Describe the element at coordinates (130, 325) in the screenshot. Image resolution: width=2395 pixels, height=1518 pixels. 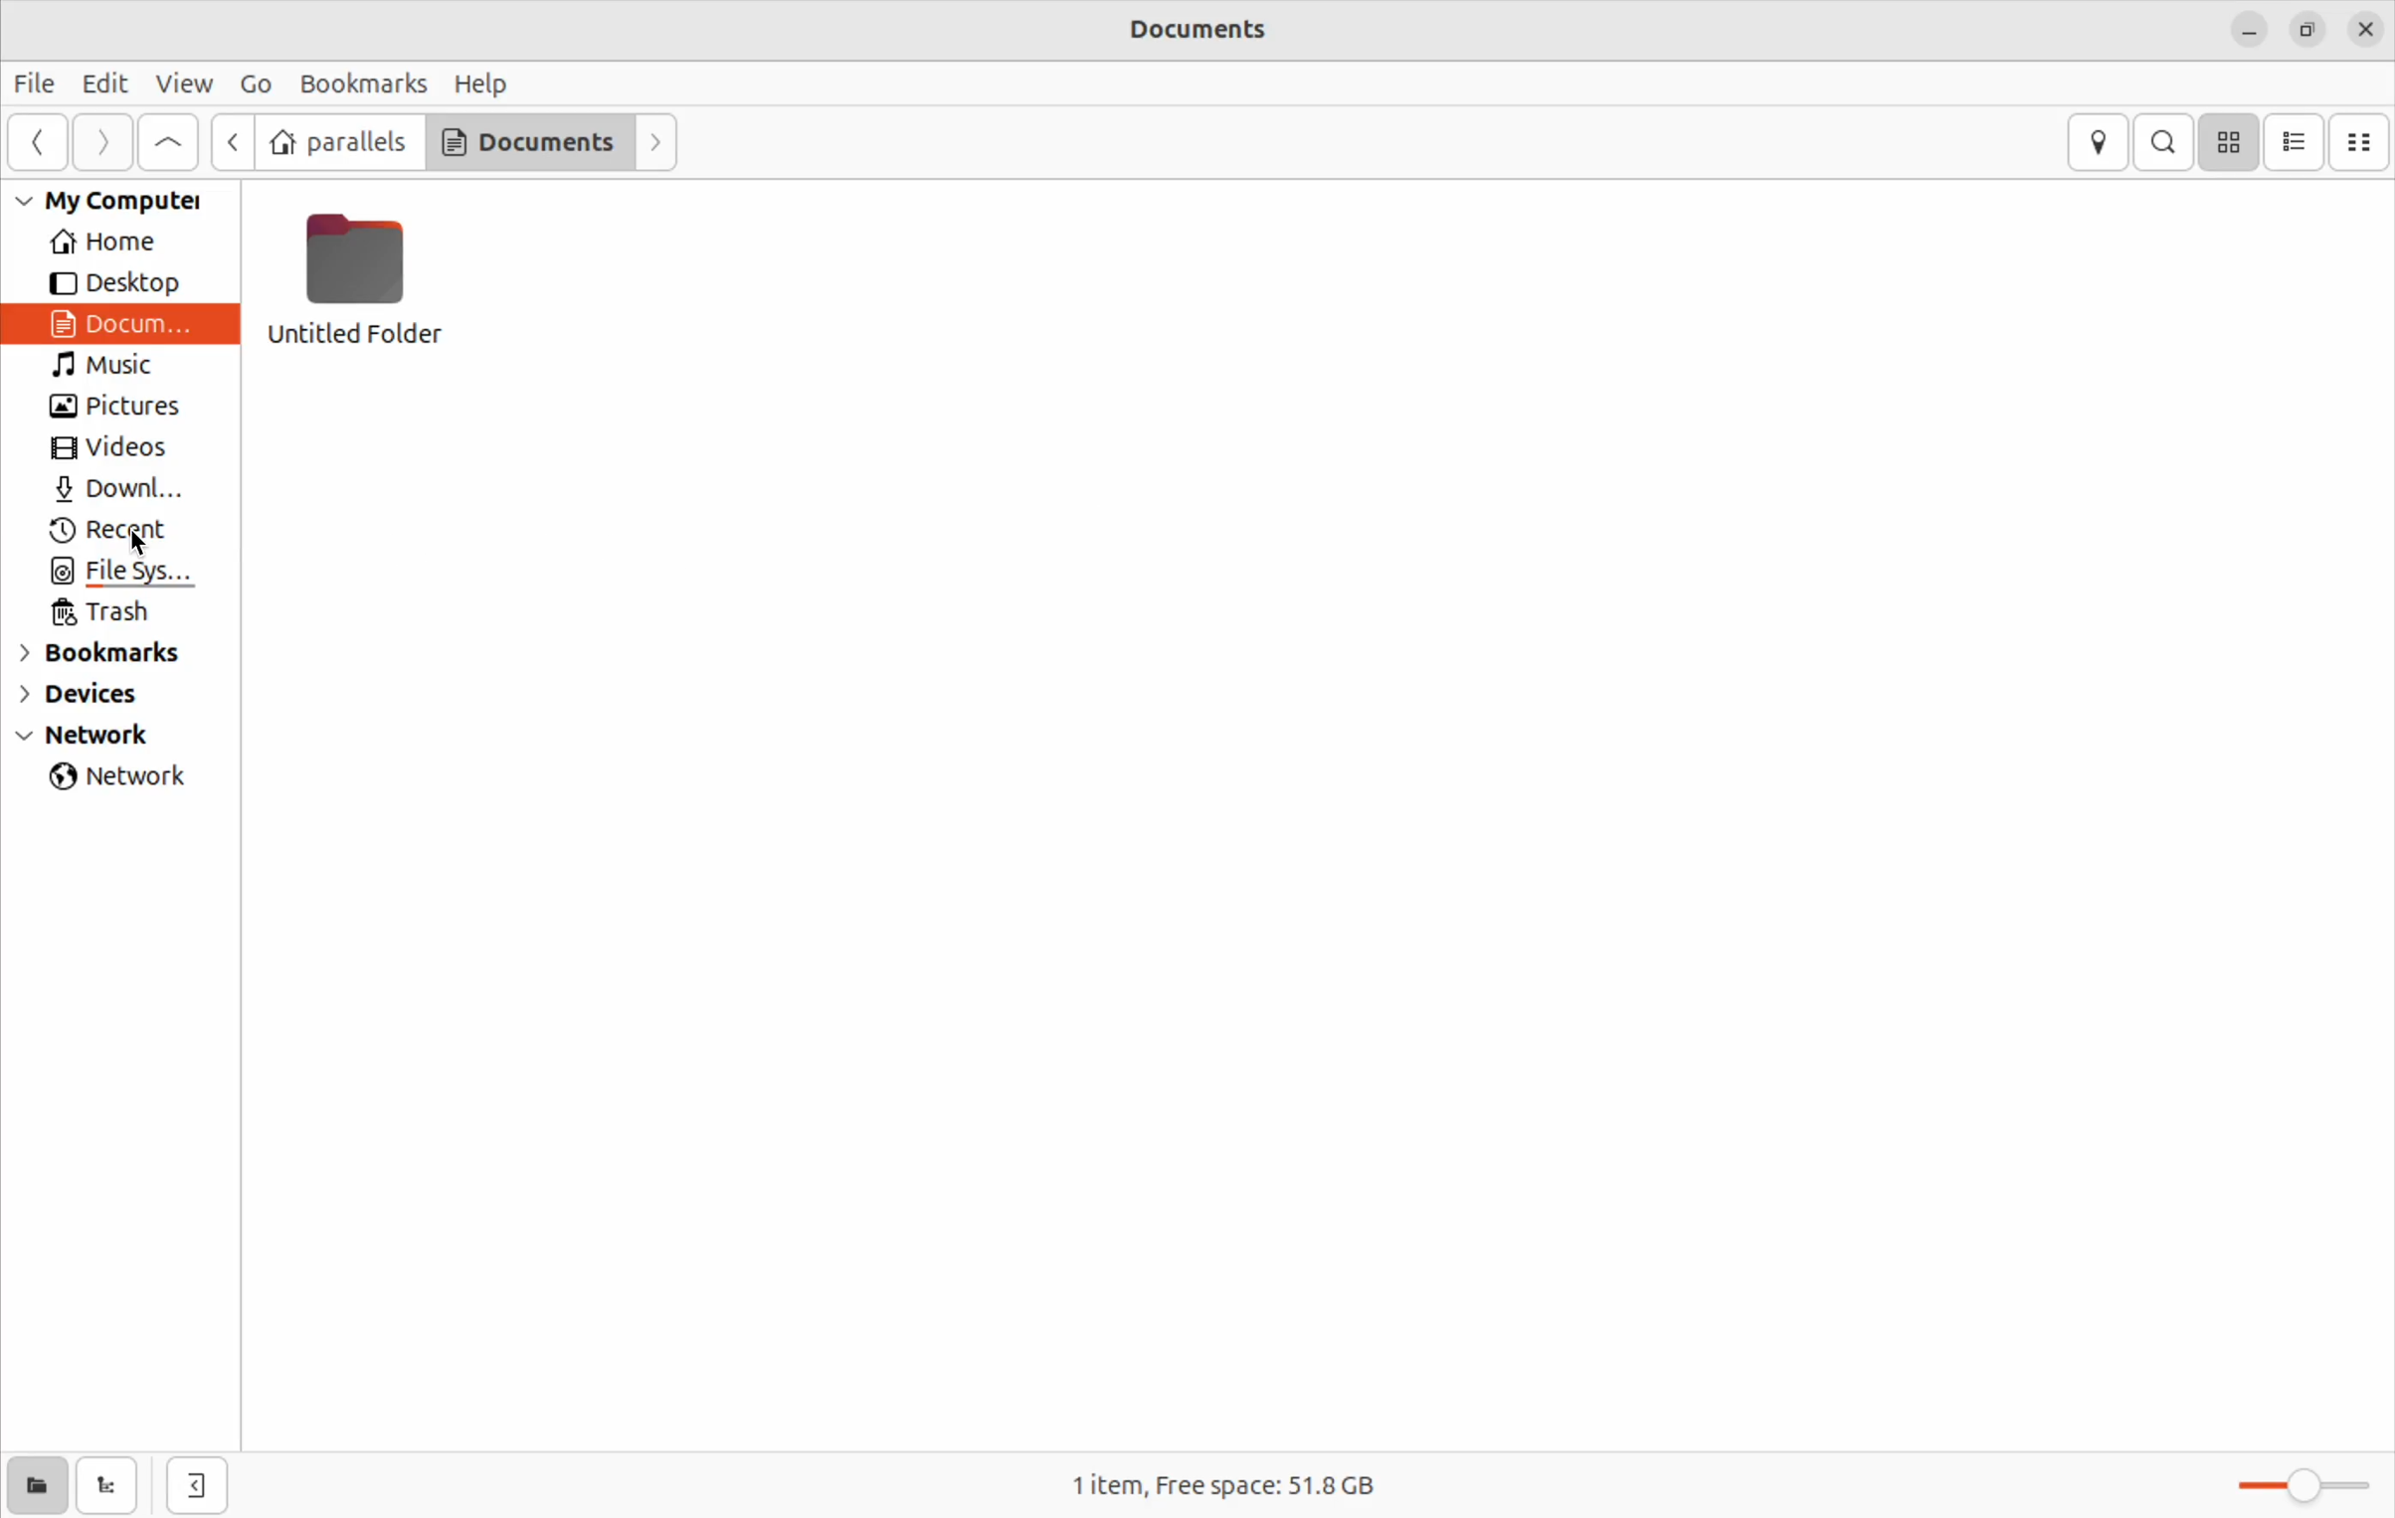
I see `documents` at that location.